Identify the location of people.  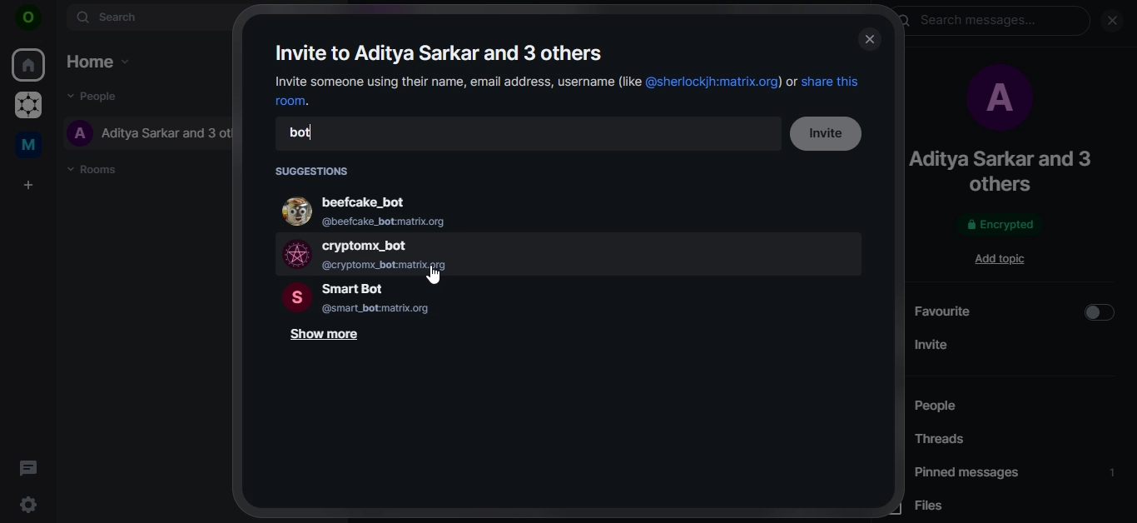
(959, 406).